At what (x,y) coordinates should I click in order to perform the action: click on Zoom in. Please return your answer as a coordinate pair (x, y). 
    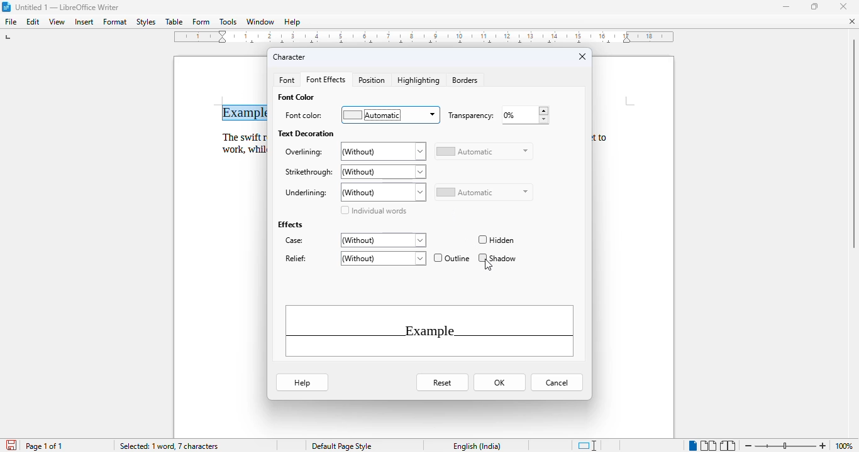
    Looking at the image, I should click on (824, 444).